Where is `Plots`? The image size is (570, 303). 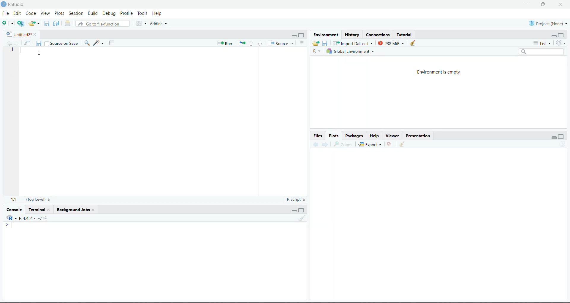
Plots is located at coordinates (59, 13).